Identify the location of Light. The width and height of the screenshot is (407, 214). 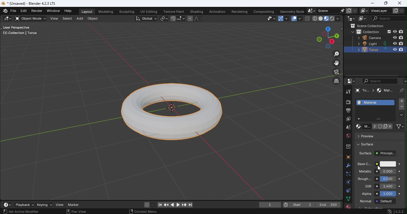
(363, 44).